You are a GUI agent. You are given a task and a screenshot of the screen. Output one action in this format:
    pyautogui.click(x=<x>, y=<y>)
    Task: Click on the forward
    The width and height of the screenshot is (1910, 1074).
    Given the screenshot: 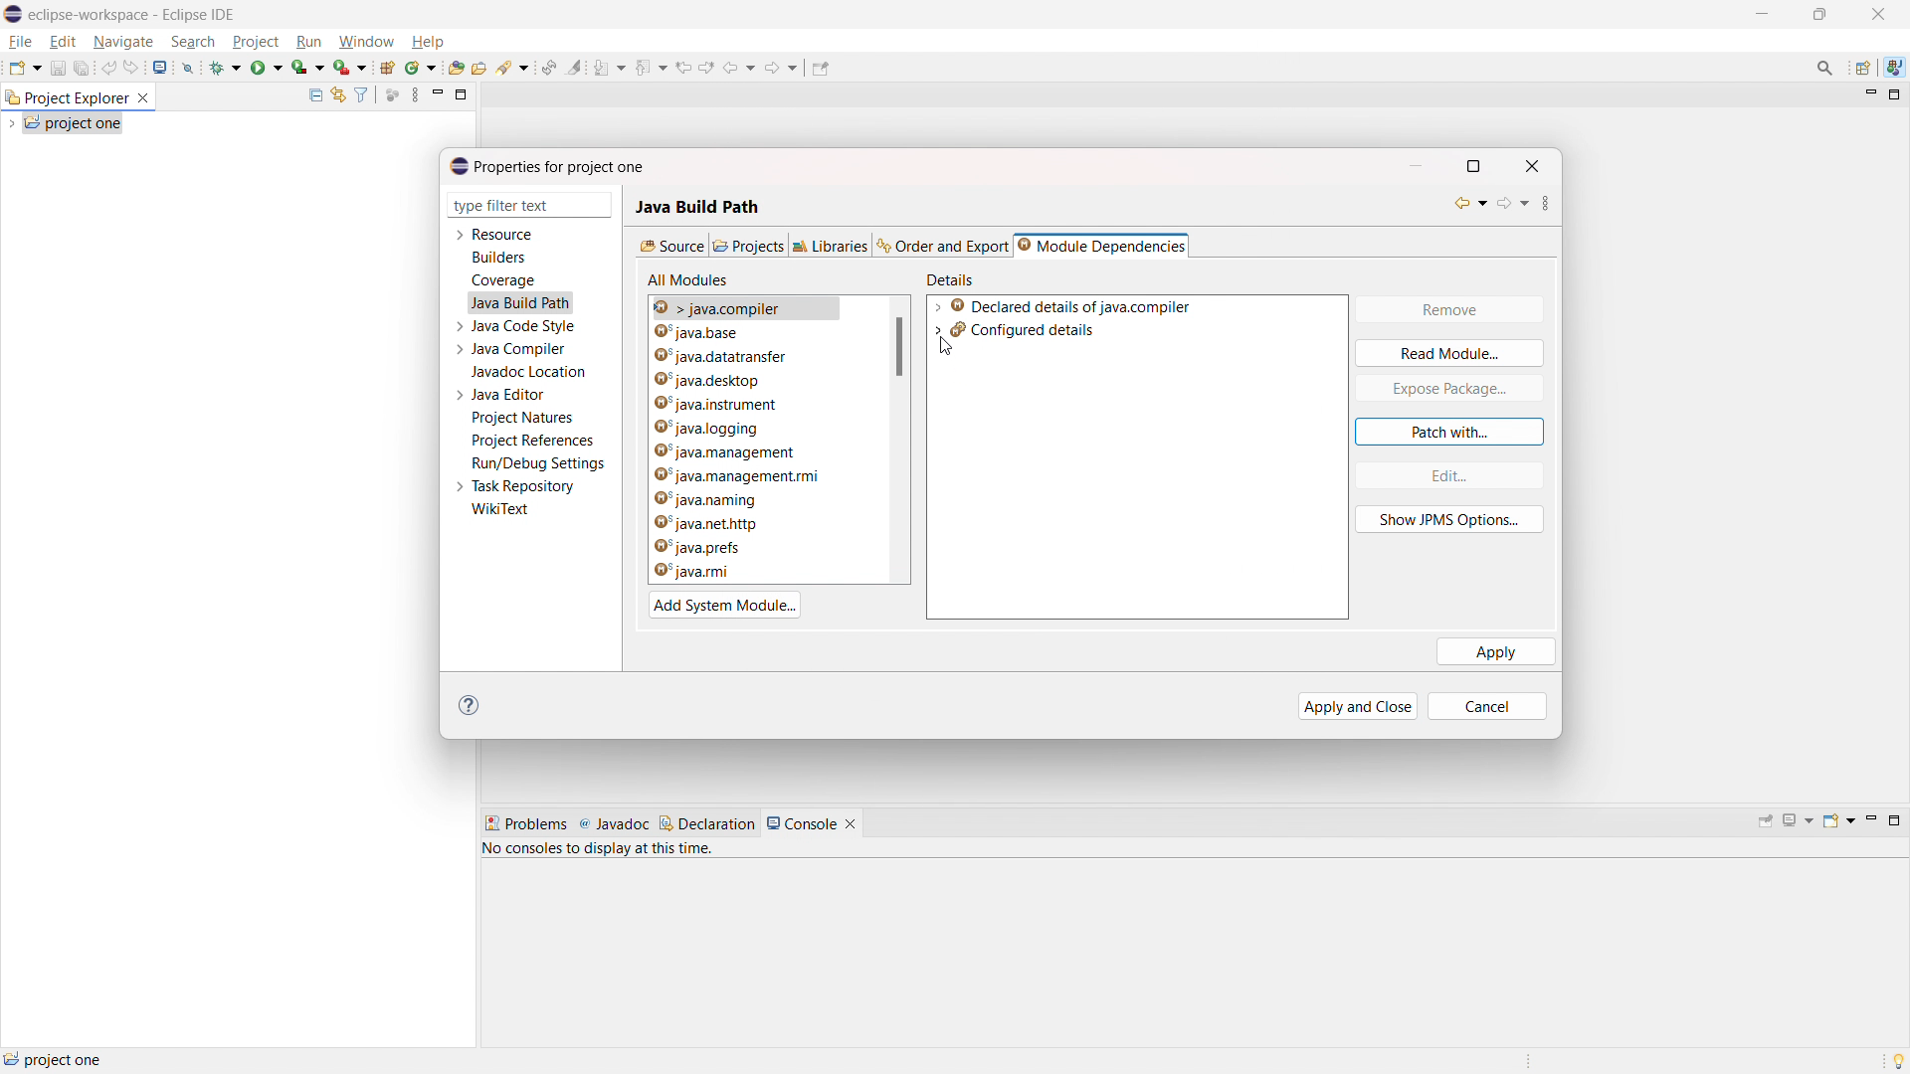 What is the action you would take?
    pyautogui.click(x=783, y=67)
    